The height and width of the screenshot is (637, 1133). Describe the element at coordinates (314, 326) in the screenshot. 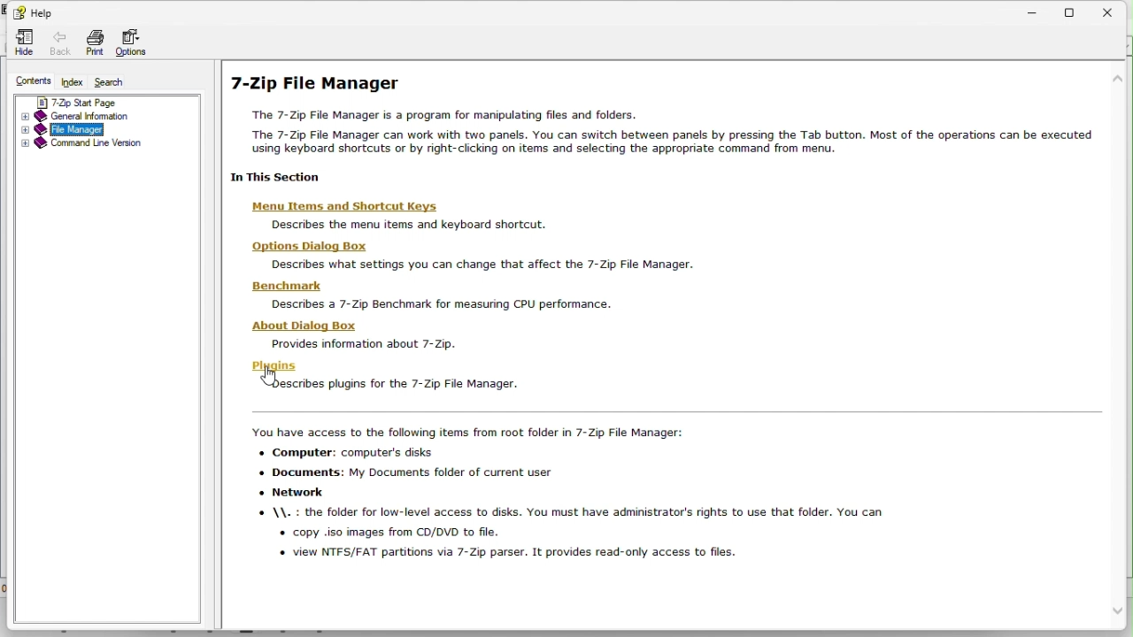

I see `About Dialog Box` at that location.